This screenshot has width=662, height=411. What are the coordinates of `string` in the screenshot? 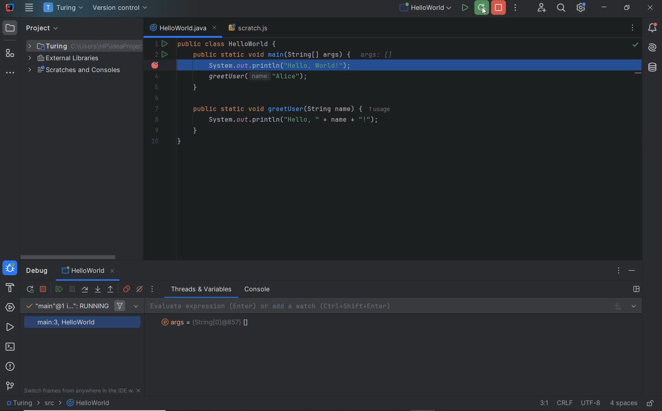 It's located at (210, 323).